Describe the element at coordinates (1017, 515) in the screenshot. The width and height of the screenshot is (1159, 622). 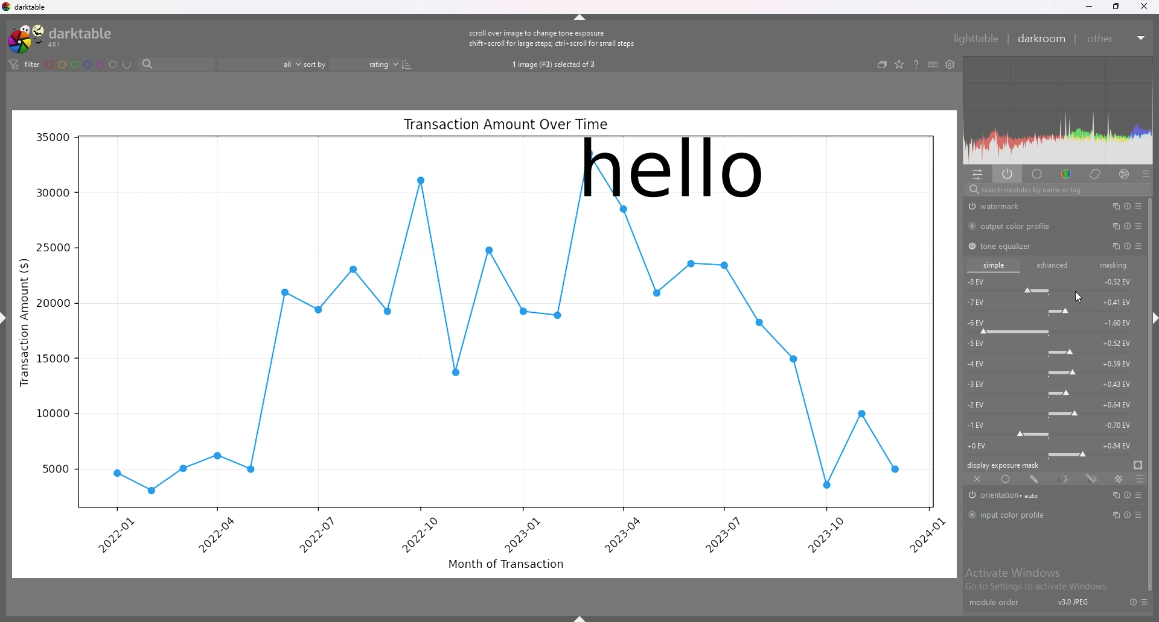
I see `input color profile` at that location.